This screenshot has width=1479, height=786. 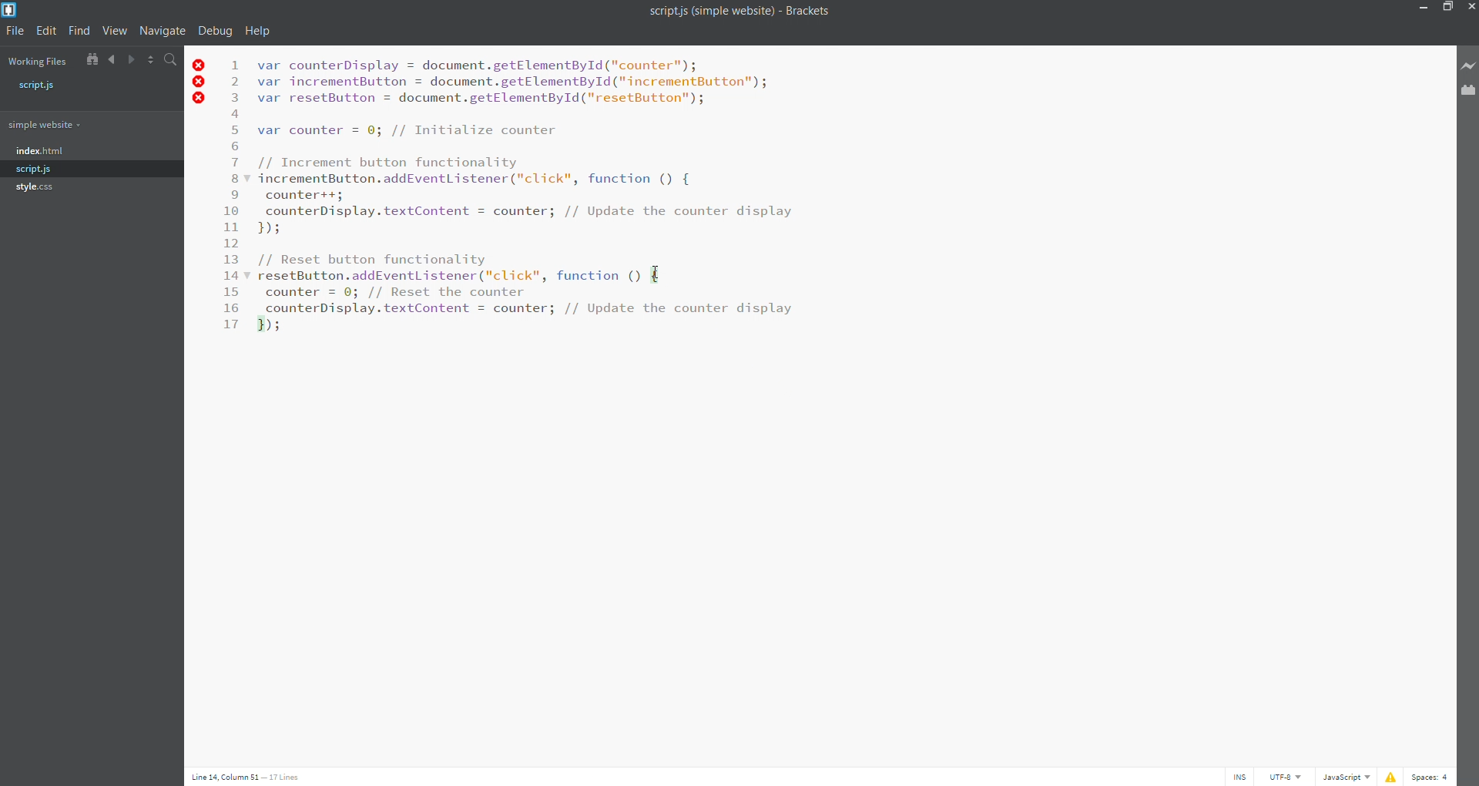 What do you see at coordinates (89, 169) in the screenshot?
I see `script.js` at bounding box center [89, 169].